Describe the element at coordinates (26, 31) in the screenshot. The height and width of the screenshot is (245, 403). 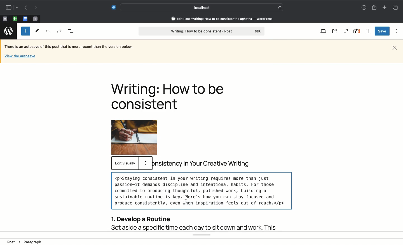
I see `Add new block` at that location.